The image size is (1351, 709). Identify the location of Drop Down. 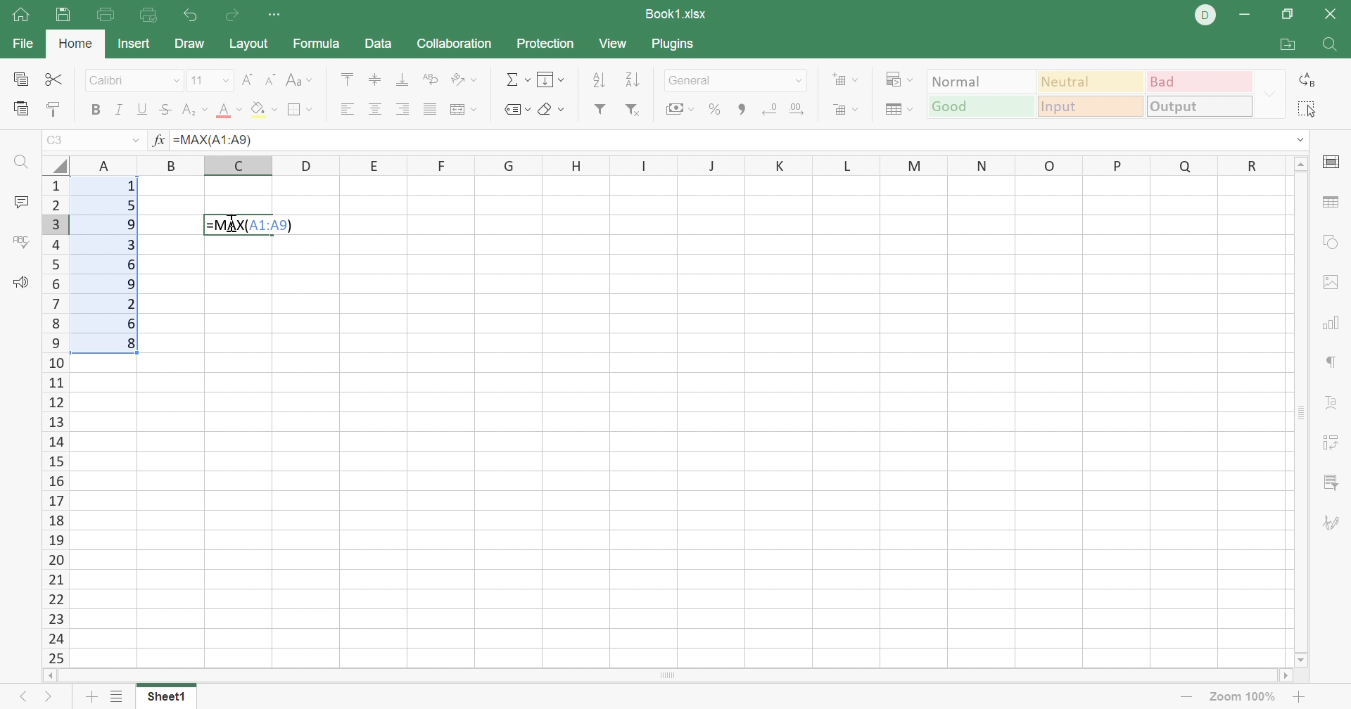
(1270, 94).